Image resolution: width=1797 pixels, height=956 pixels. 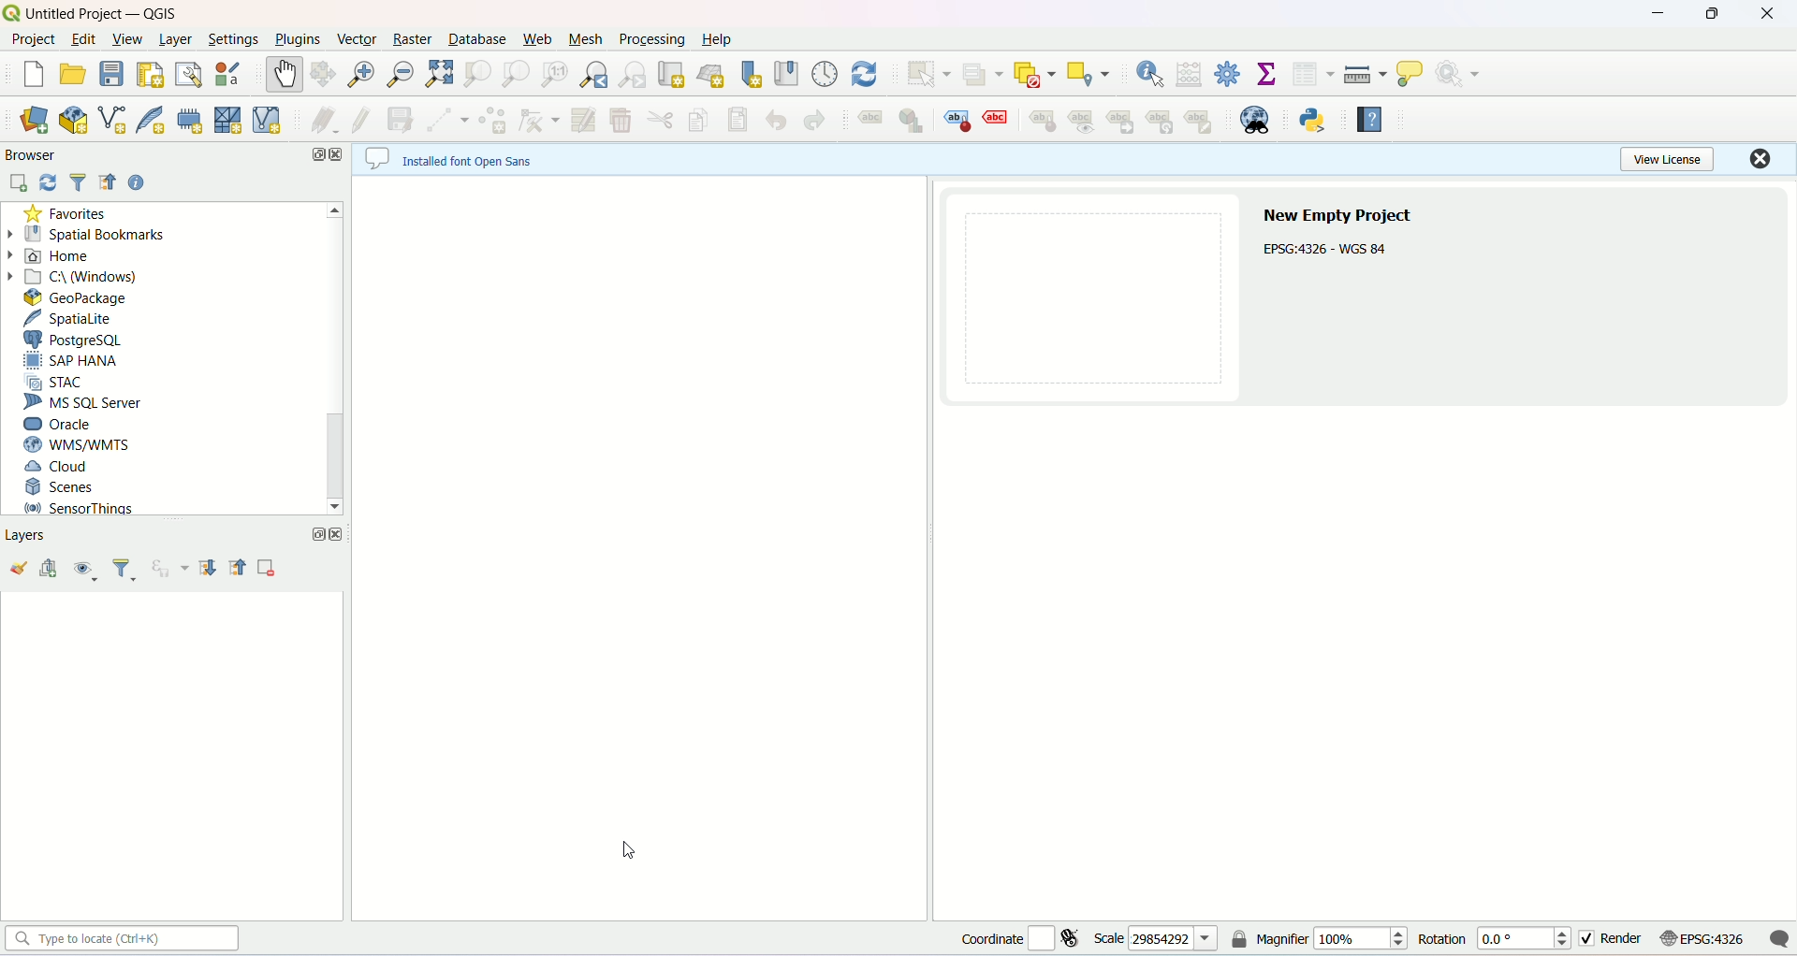 I want to click on layer diagram options, so click(x=912, y=120).